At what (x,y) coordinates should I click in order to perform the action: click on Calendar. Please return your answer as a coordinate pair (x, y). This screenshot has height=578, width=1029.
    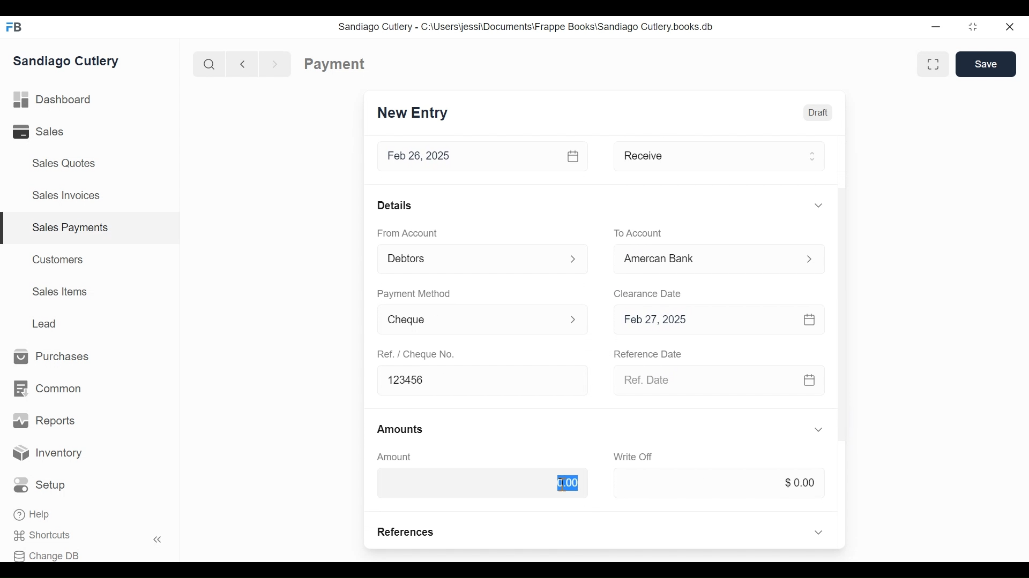
    Looking at the image, I should click on (809, 381).